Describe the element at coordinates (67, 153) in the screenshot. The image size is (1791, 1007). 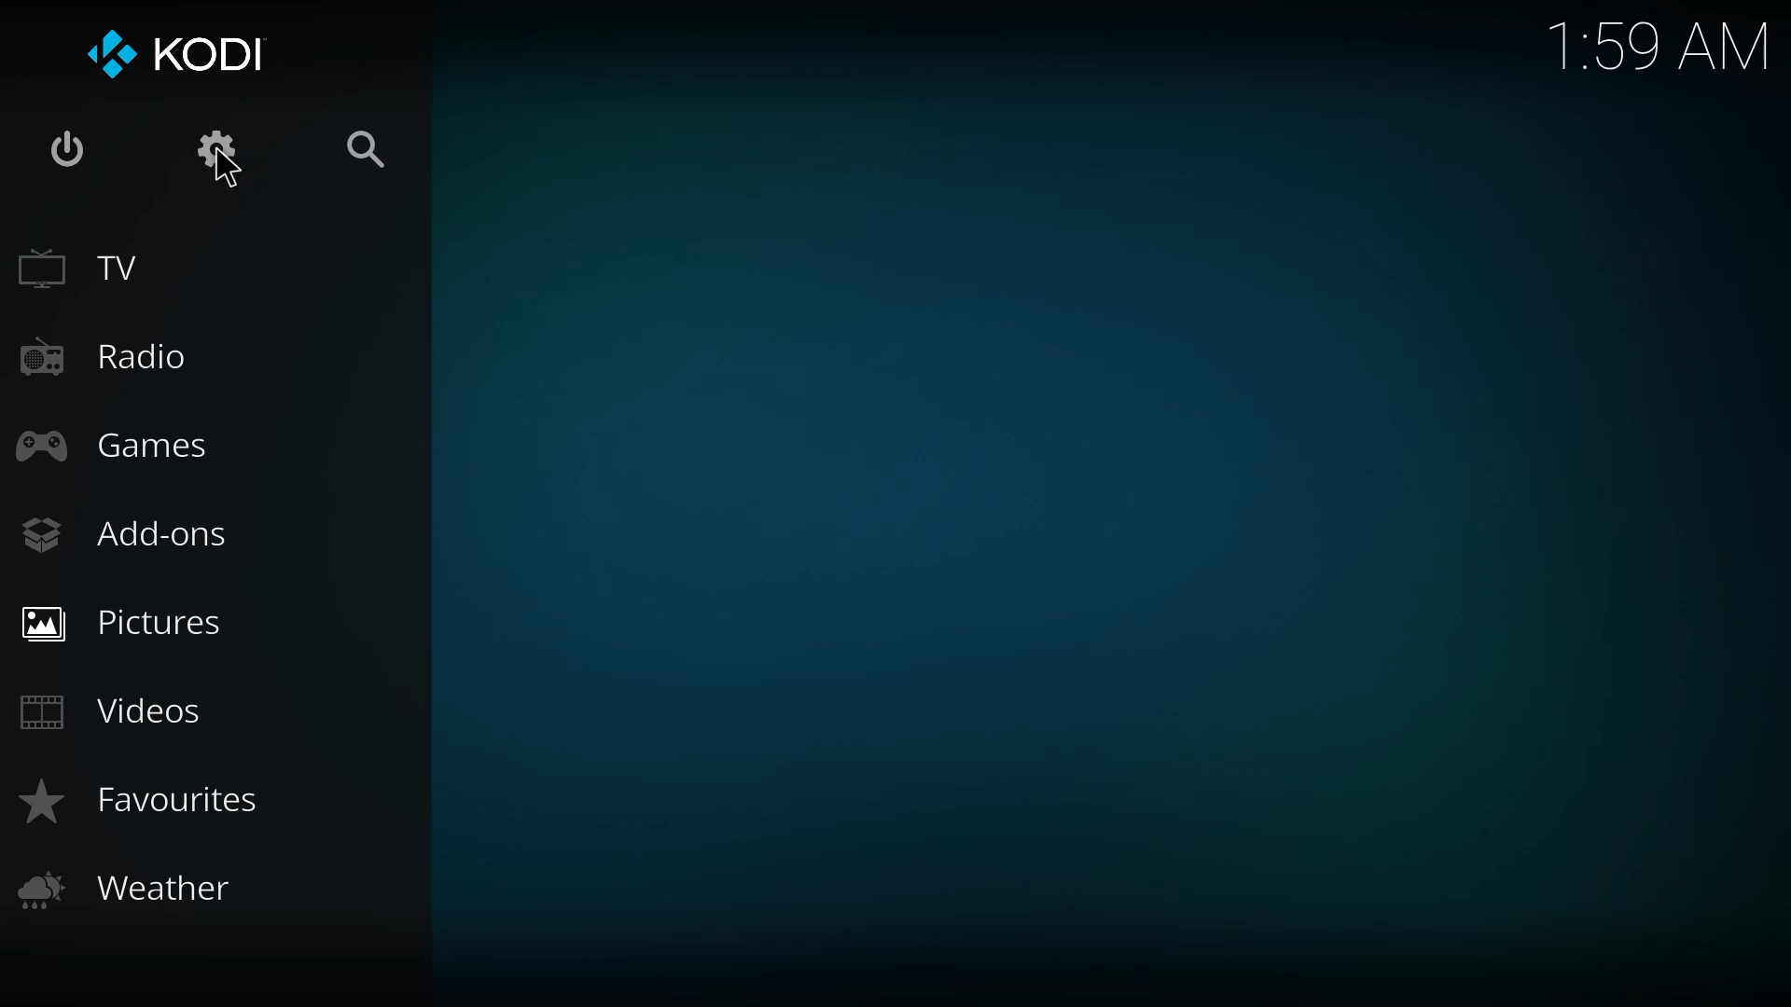
I see `power` at that location.